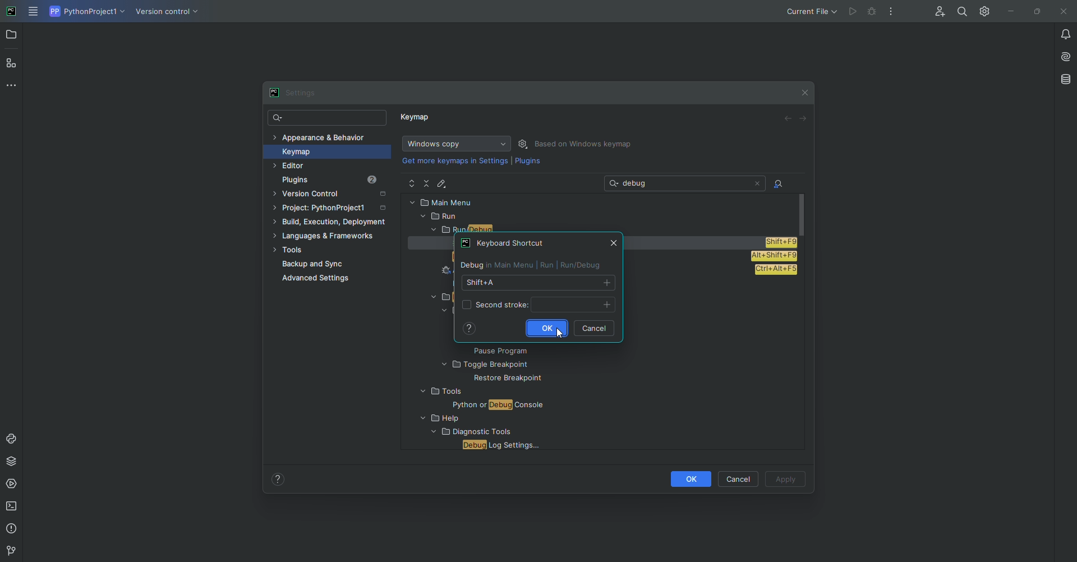 The height and width of the screenshot is (562, 1077). Describe the element at coordinates (483, 419) in the screenshot. I see `FOLDER NAME` at that location.